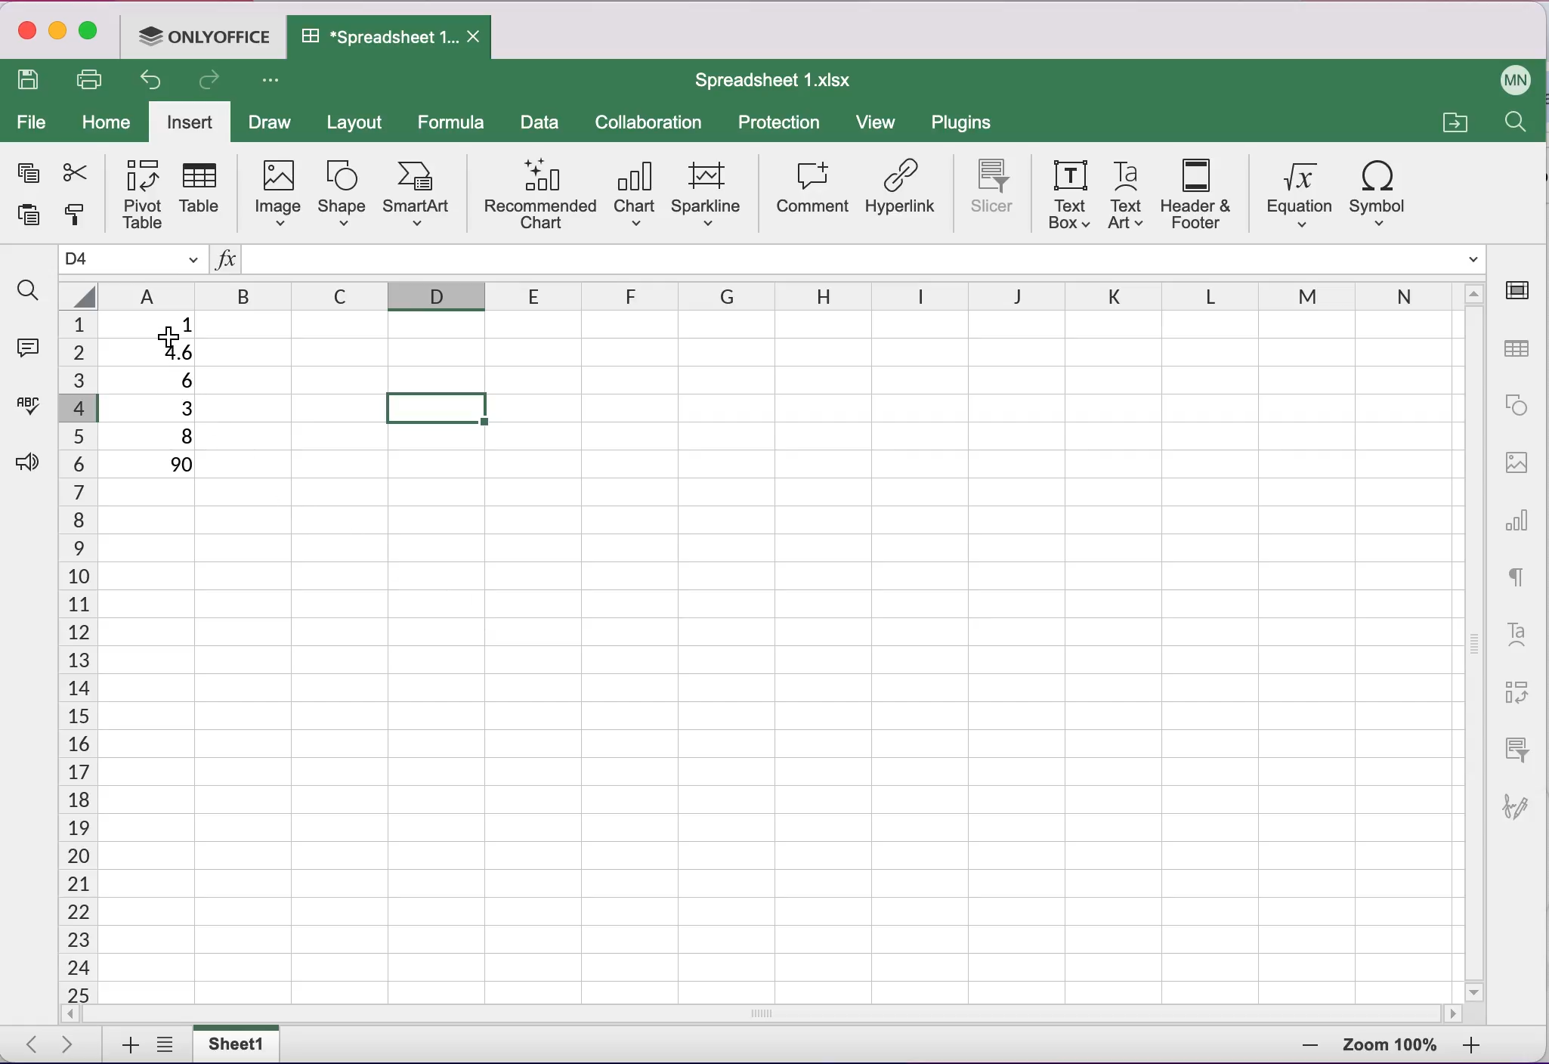  Describe the element at coordinates (536, 196) in the screenshot. I see `recommended chart` at that location.